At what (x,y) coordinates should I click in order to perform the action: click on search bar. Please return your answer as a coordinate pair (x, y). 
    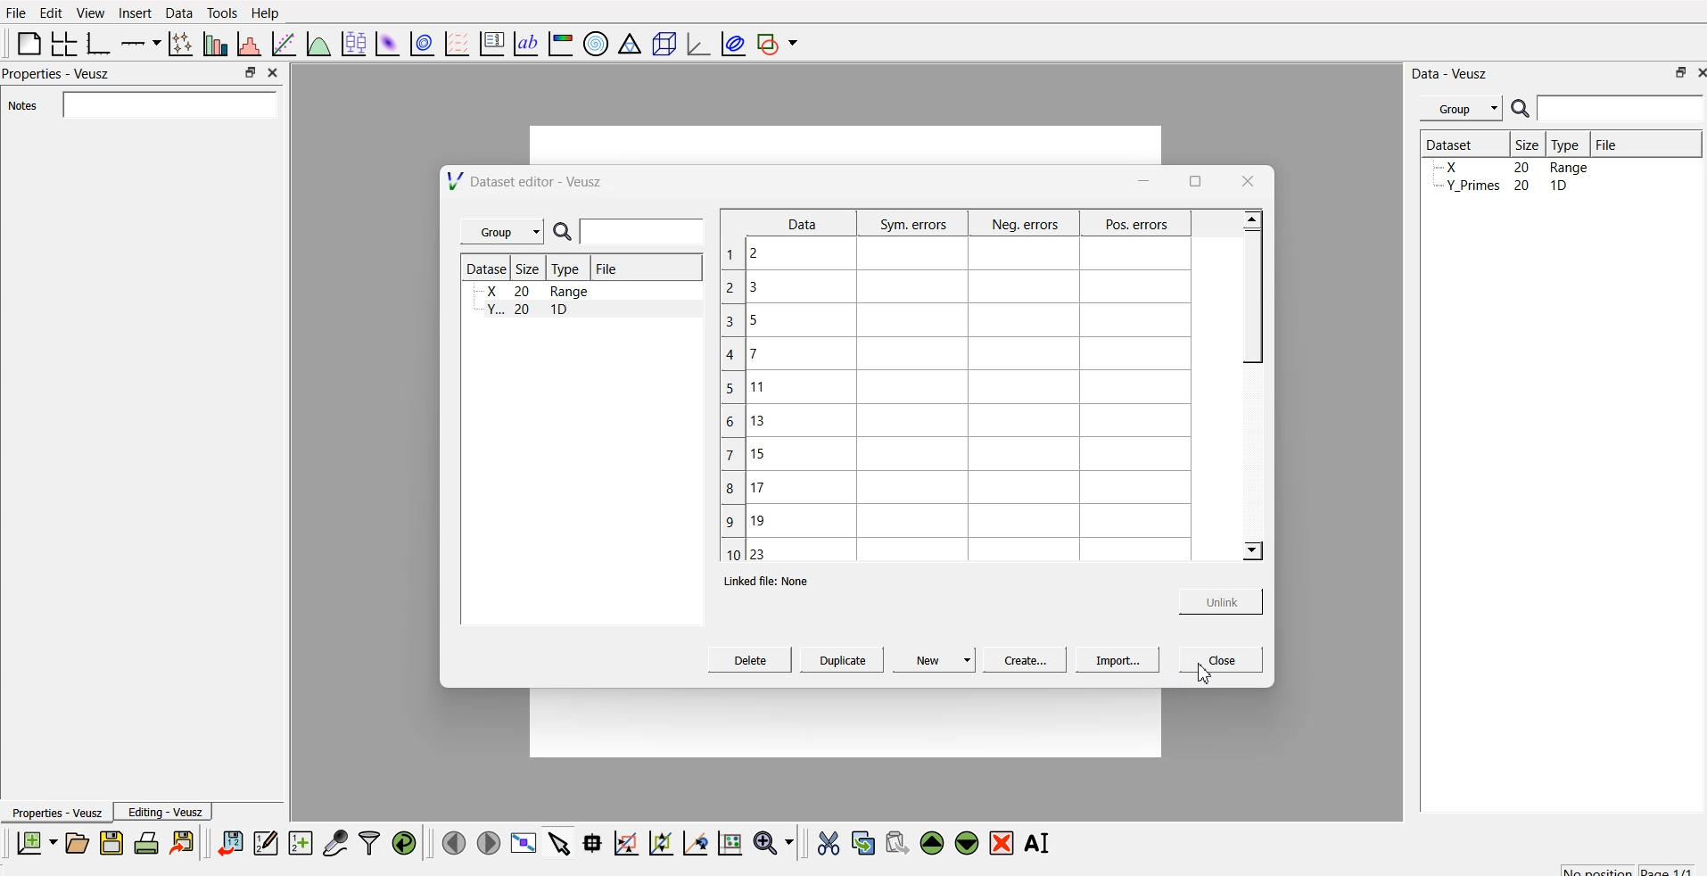
    Looking at the image, I should click on (1621, 108).